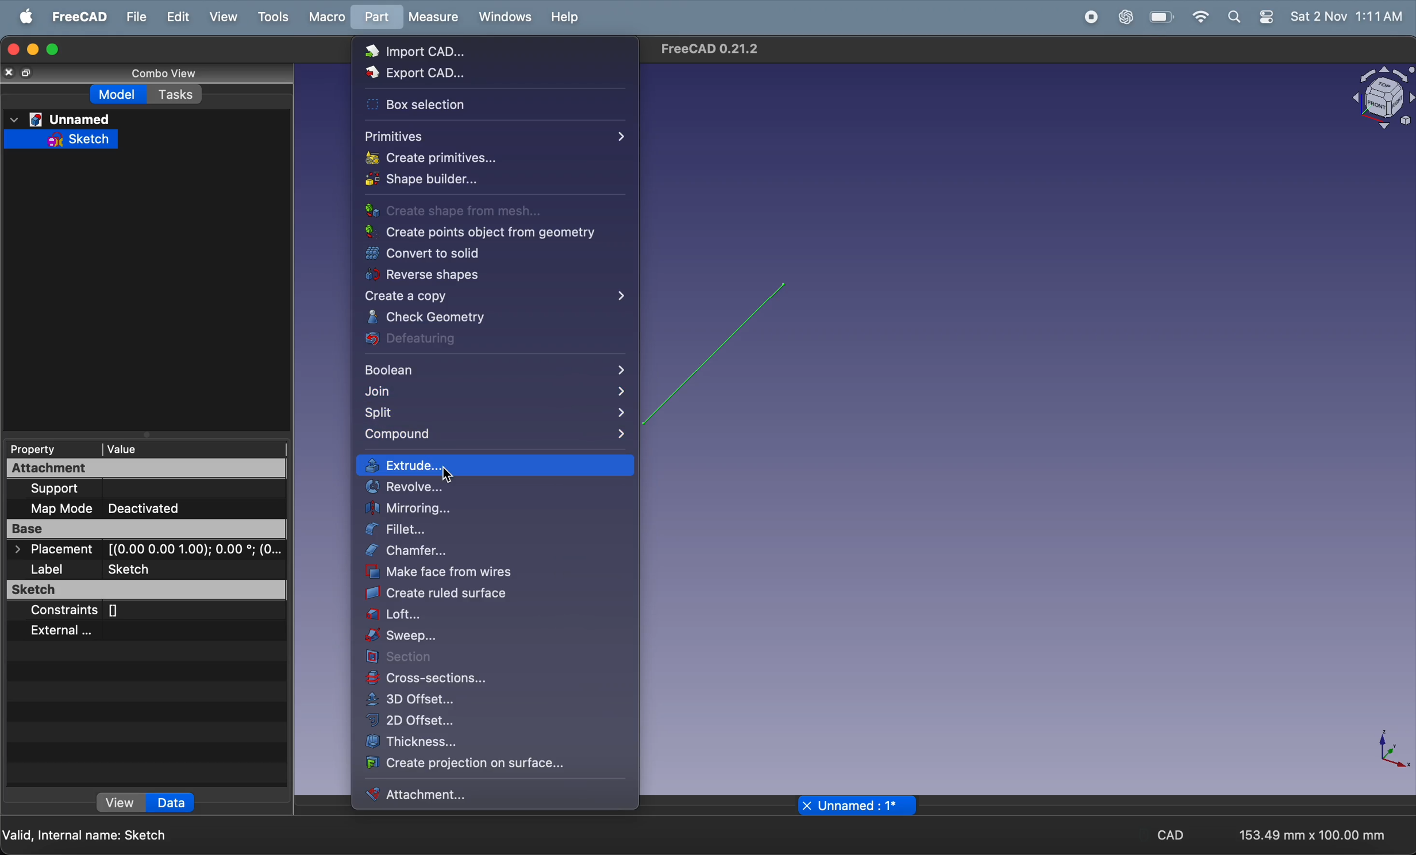 This screenshot has width=1416, height=855. What do you see at coordinates (62, 490) in the screenshot?
I see `support` at bounding box center [62, 490].